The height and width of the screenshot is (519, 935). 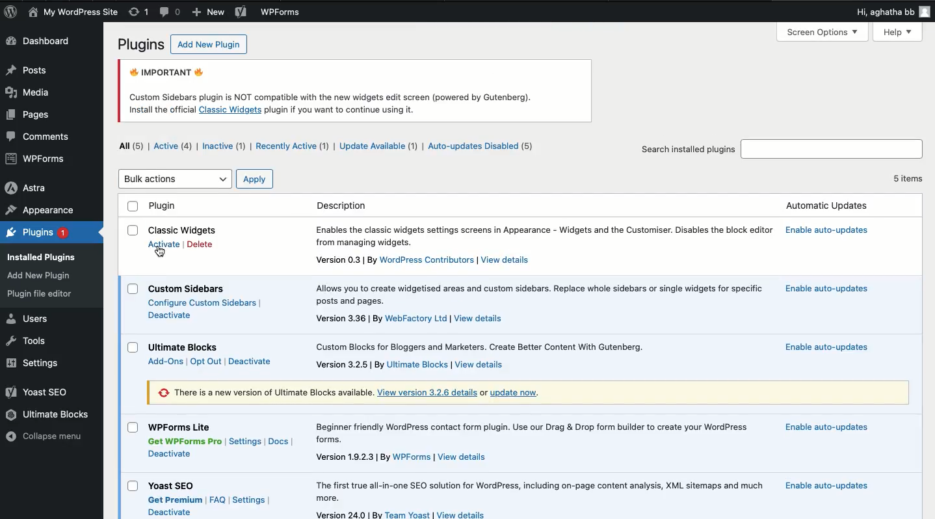 What do you see at coordinates (186, 441) in the screenshot?
I see `Get WPForms` at bounding box center [186, 441].